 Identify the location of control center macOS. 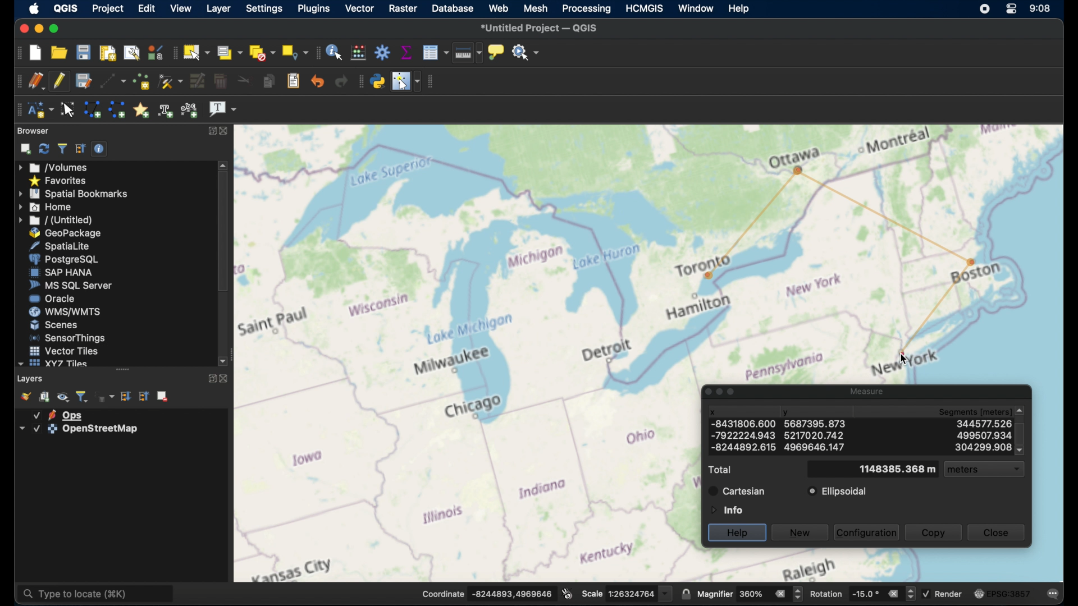
(1010, 10).